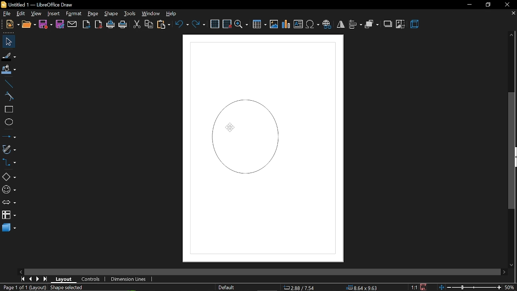 Image resolution: width=517 pixels, height=291 pixels. What do you see at coordinates (414, 23) in the screenshot?
I see `3d effects` at bounding box center [414, 23].